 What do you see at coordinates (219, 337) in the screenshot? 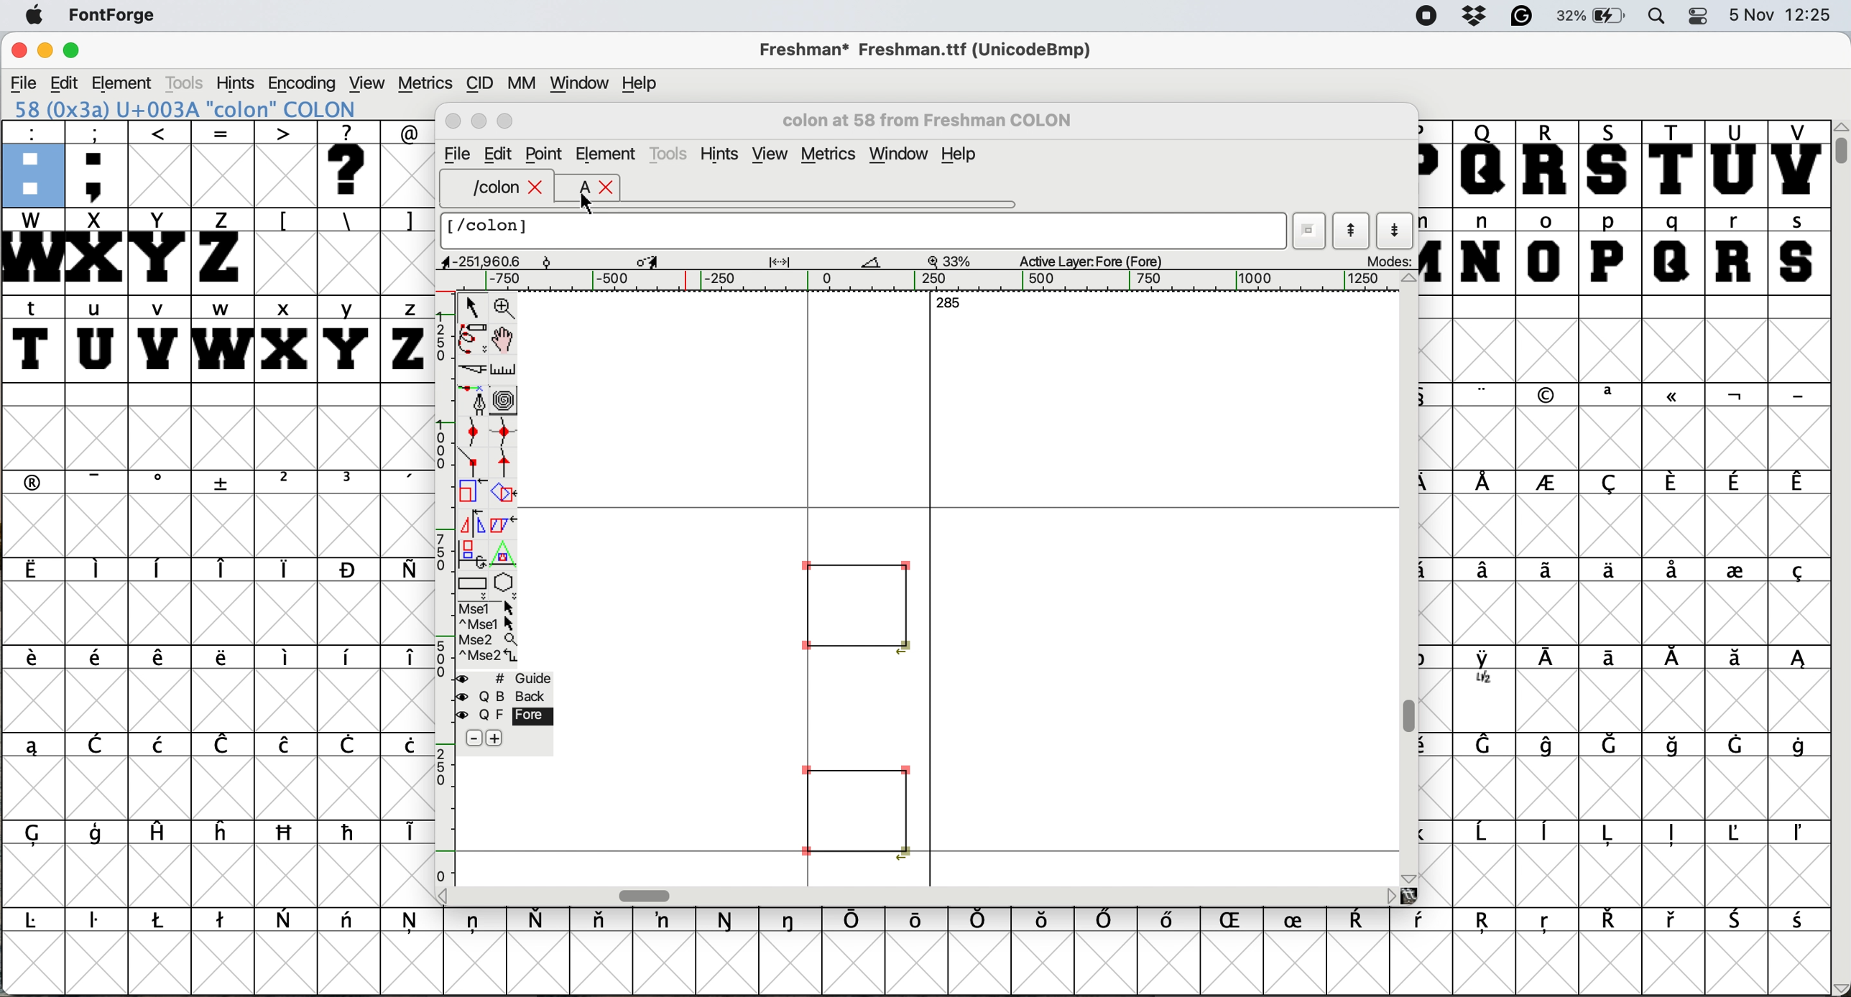
I see `w` at bounding box center [219, 337].